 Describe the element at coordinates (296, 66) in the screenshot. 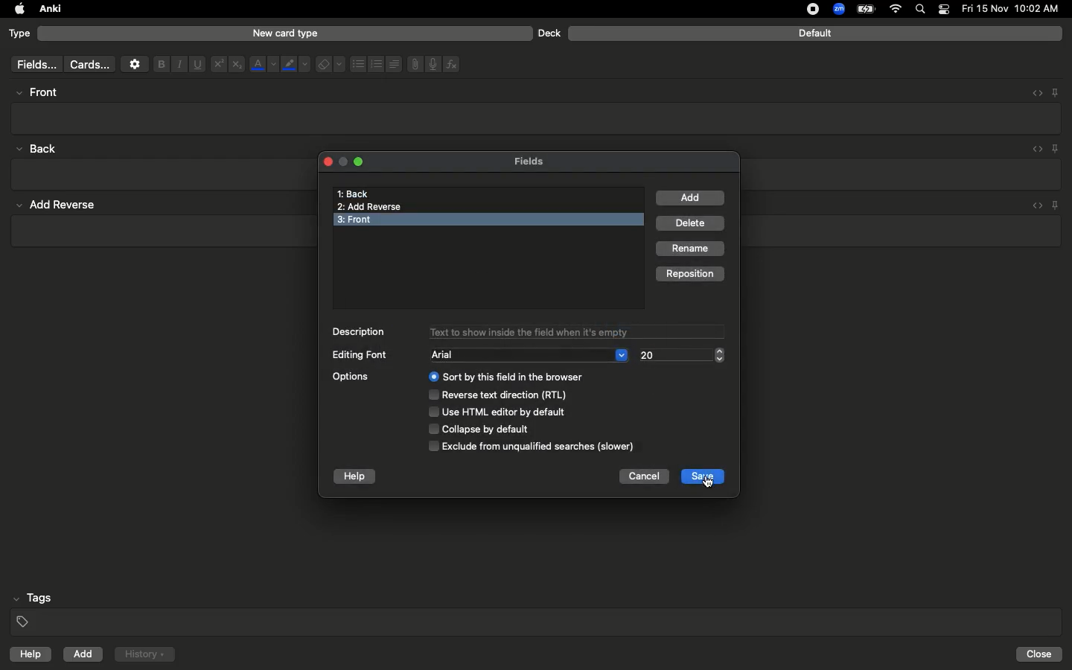

I see `Marker` at that location.